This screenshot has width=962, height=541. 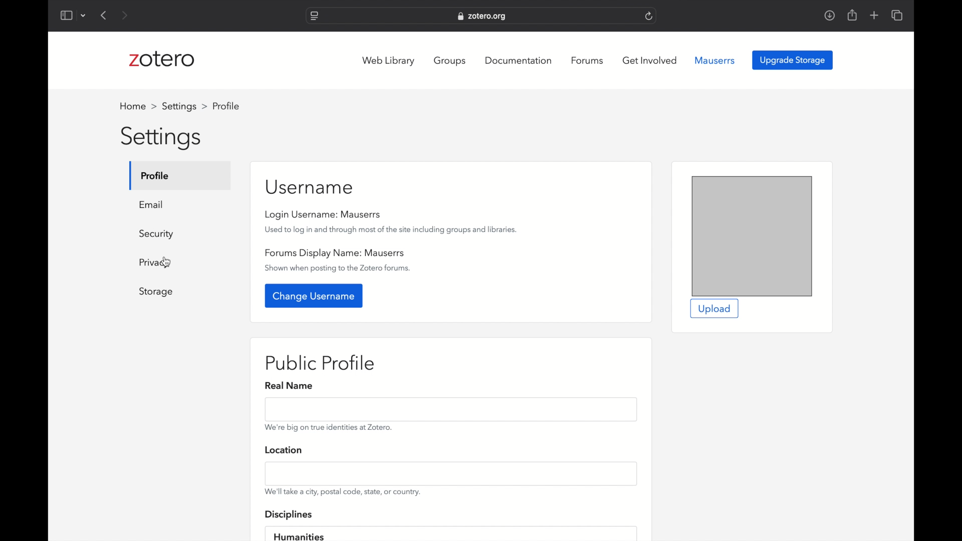 What do you see at coordinates (84, 16) in the screenshot?
I see `dropdown` at bounding box center [84, 16].